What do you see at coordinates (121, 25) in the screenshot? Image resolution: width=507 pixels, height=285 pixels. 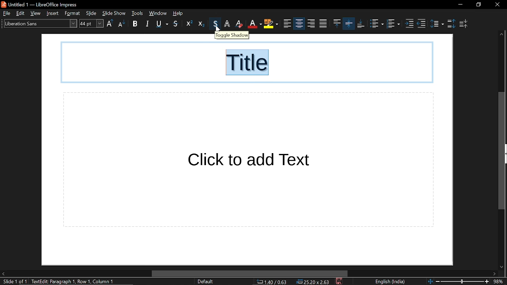 I see `lowercase` at bounding box center [121, 25].